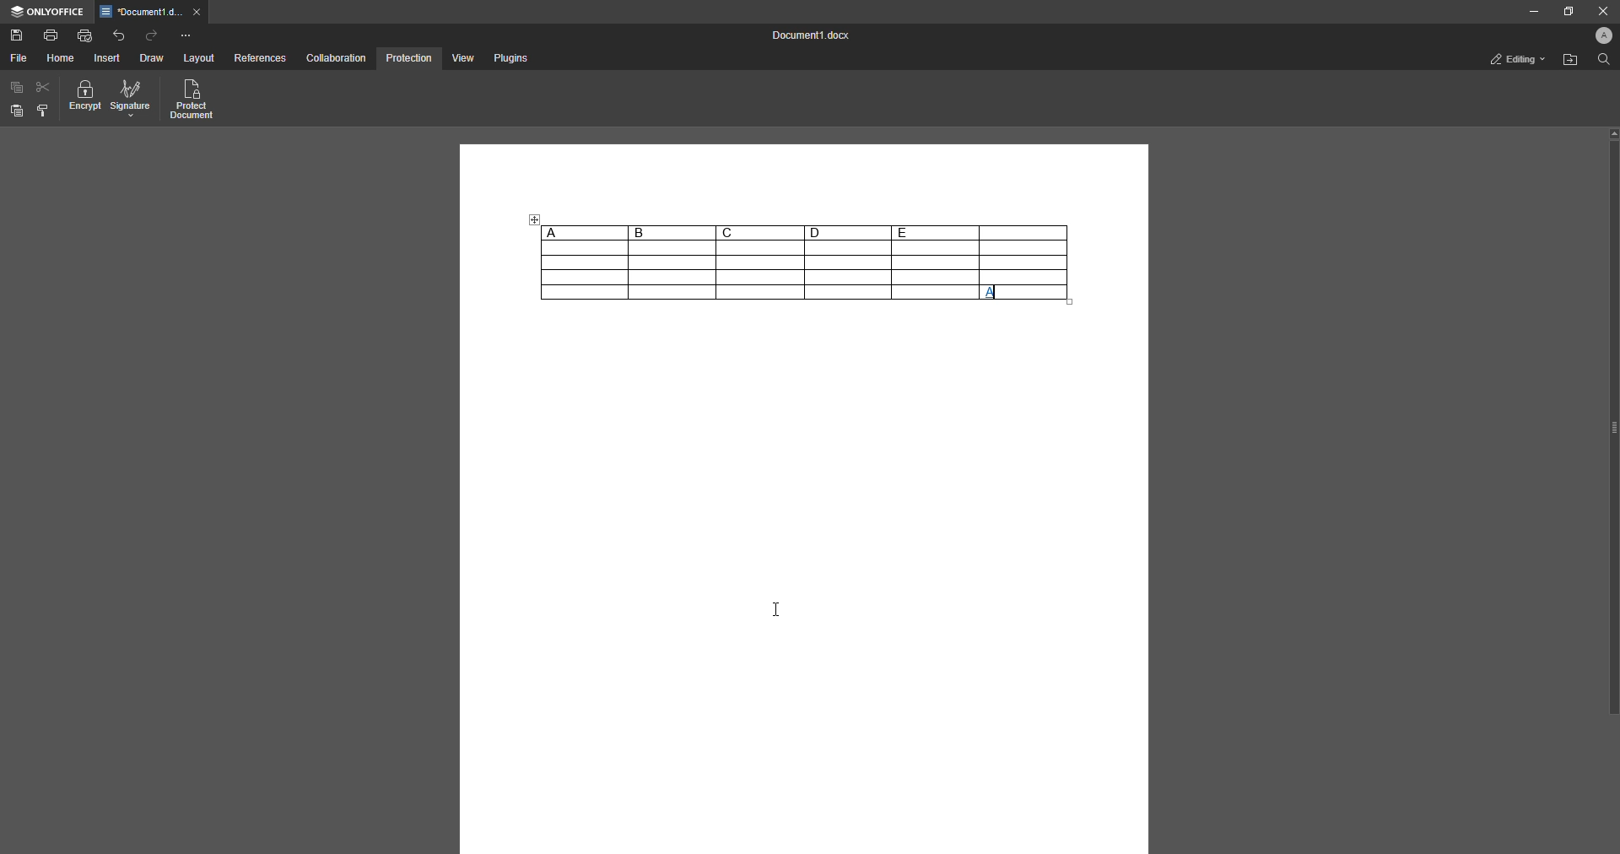 This screenshot has width=1620, height=854. What do you see at coordinates (1612, 421) in the screenshot?
I see `vertical scrollbar` at bounding box center [1612, 421].